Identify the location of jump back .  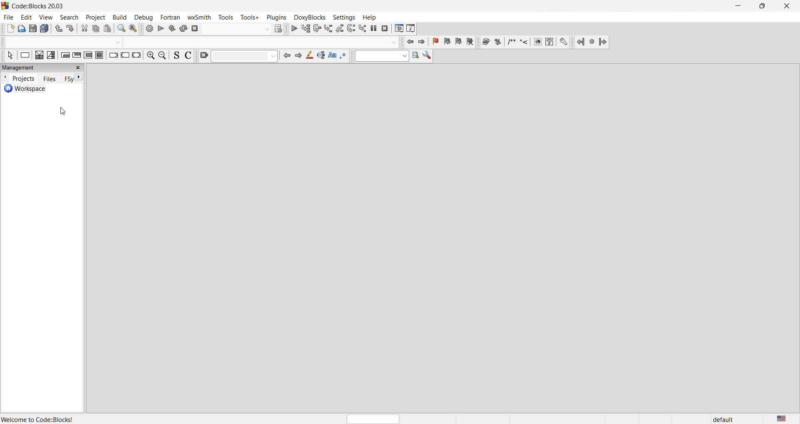
(410, 42).